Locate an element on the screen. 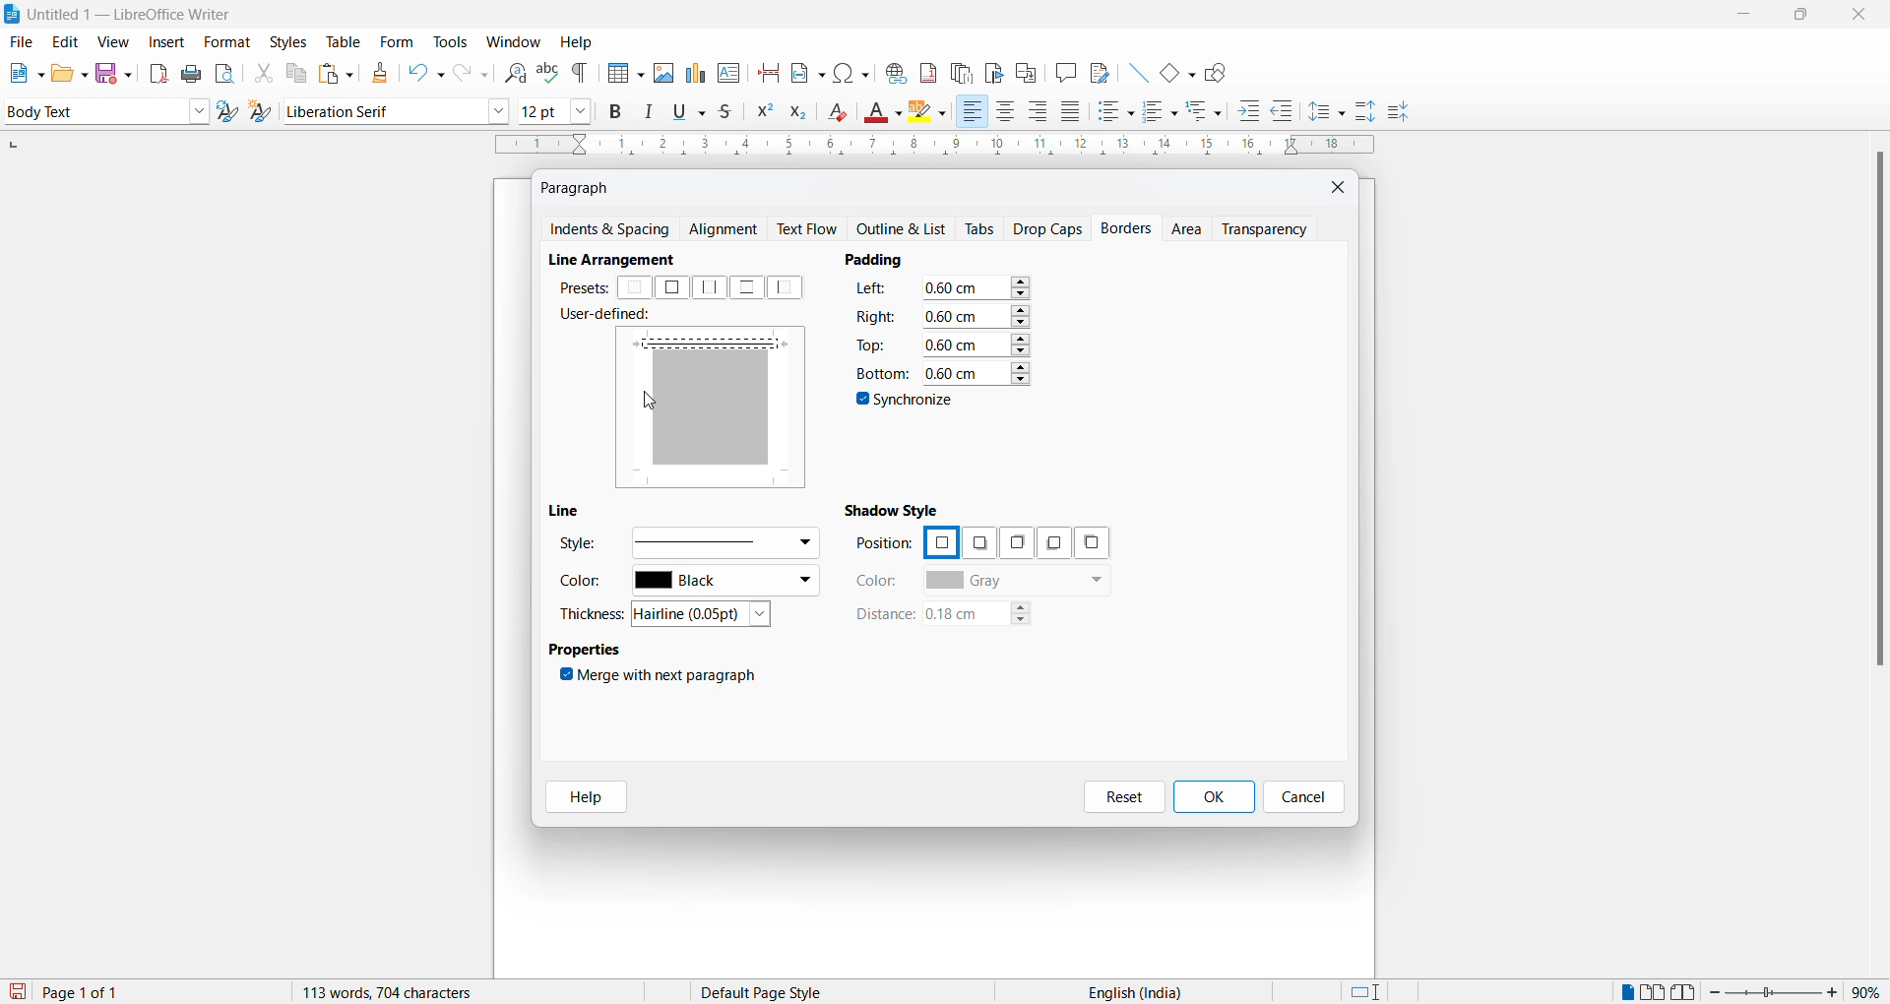 The image size is (1890, 1004). open is located at coordinates (69, 73).